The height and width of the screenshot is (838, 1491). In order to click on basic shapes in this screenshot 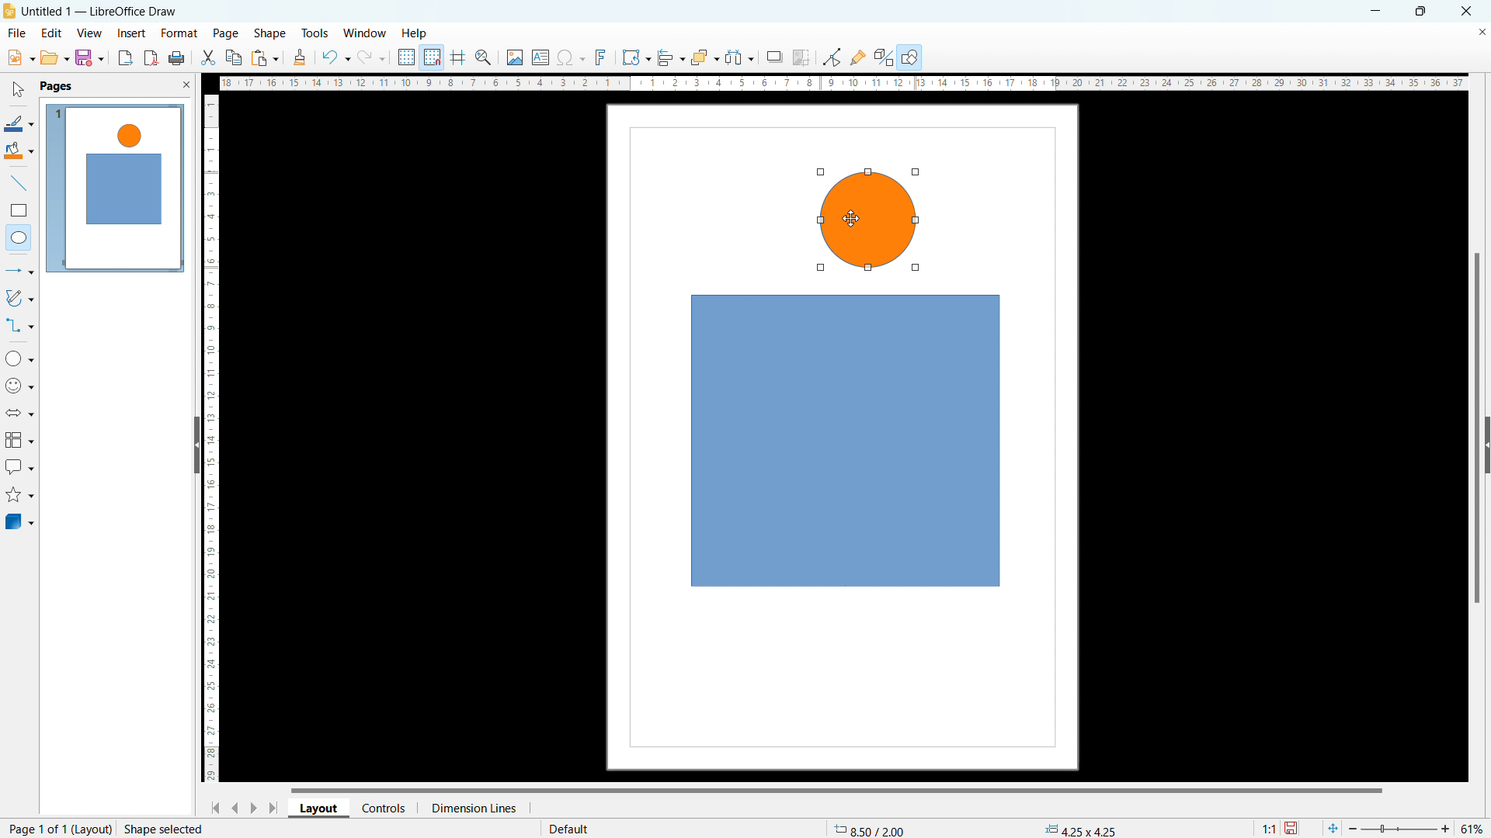, I will do `click(19, 358)`.